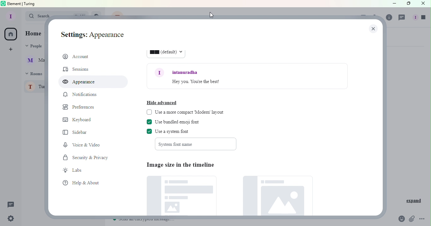 This screenshot has height=226, width=431. I want to click on Sidebar, so click(79, 133).